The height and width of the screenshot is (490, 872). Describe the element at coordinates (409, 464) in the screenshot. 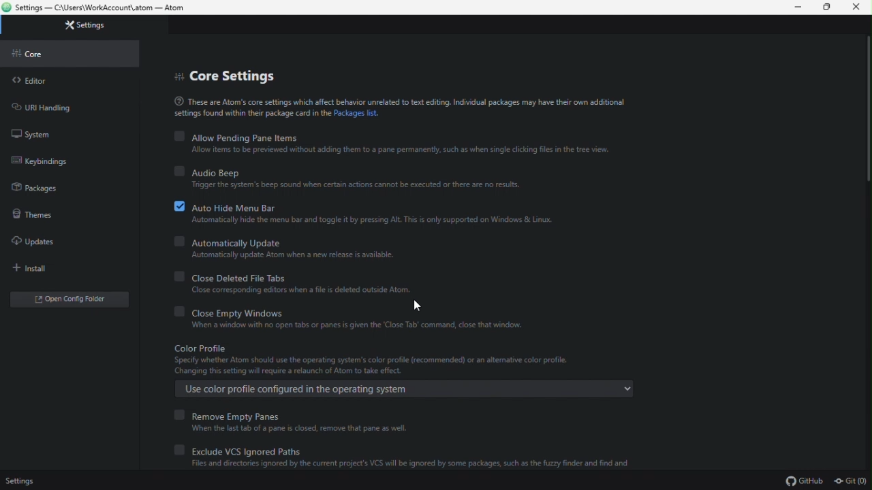

I see `Files and directories ignored by the current project's VCS wil be ignored by some packages, such as the fuzzy finder and find and` at that location.